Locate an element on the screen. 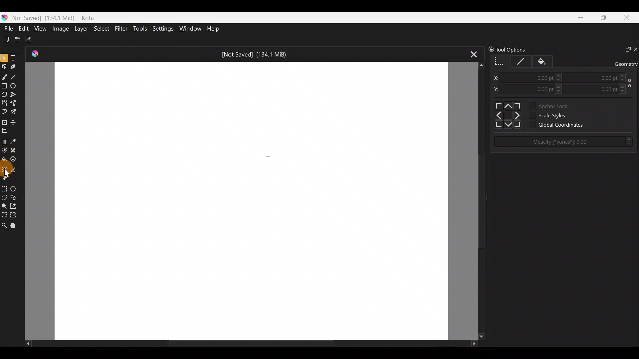  Increase is located at coordinates (623, 73).